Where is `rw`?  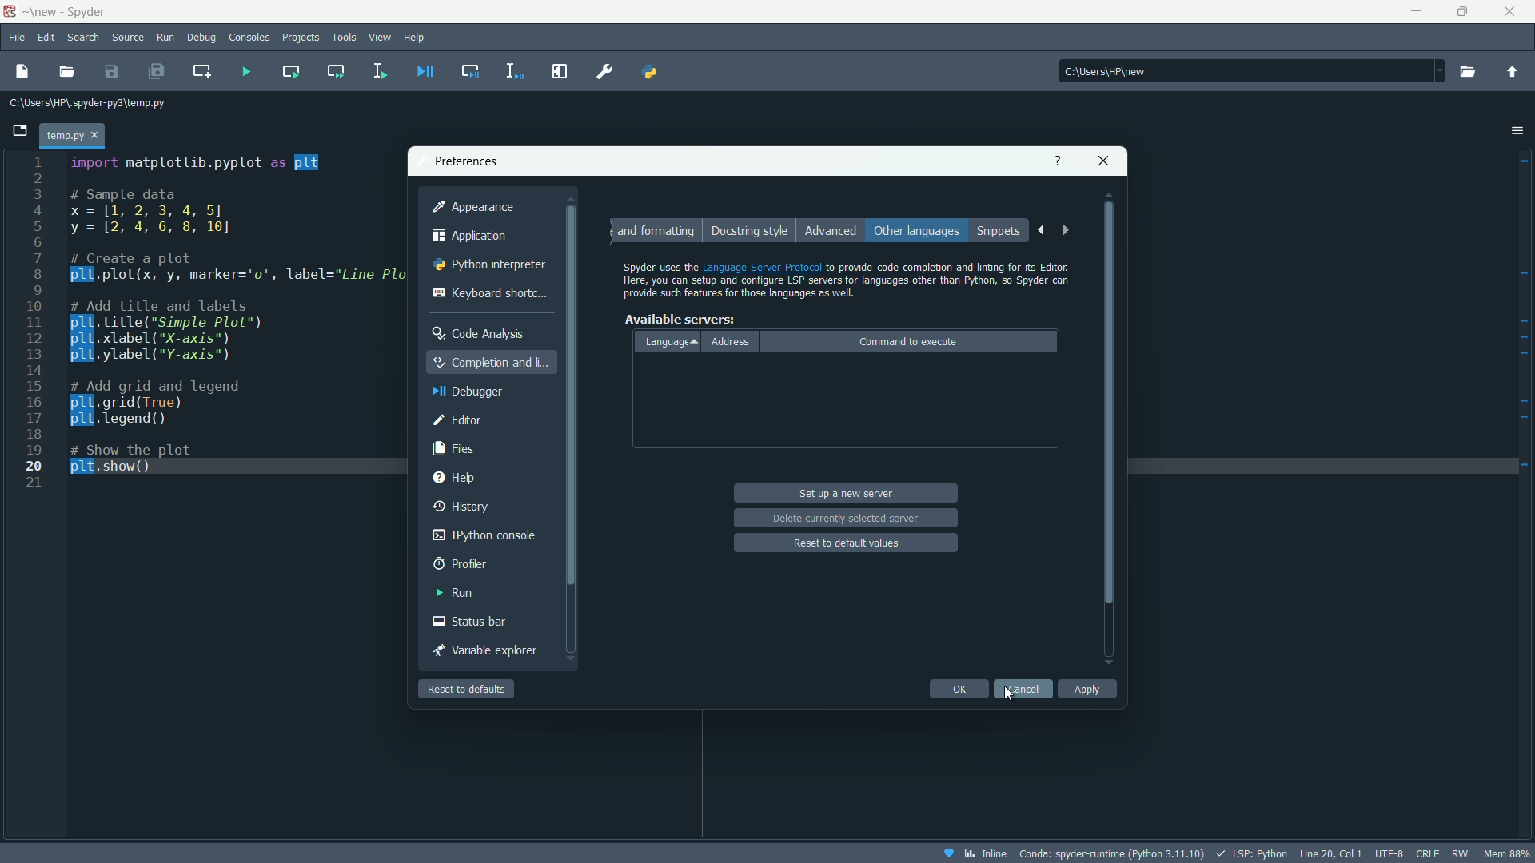 rw is located at coordinates (1464, 853).